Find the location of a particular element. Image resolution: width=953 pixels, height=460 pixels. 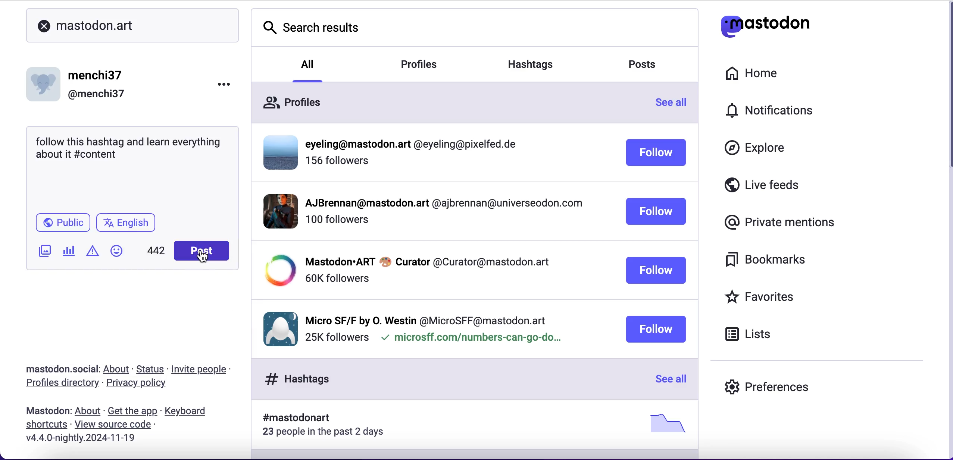

followers is located at coordinates (337, 278).